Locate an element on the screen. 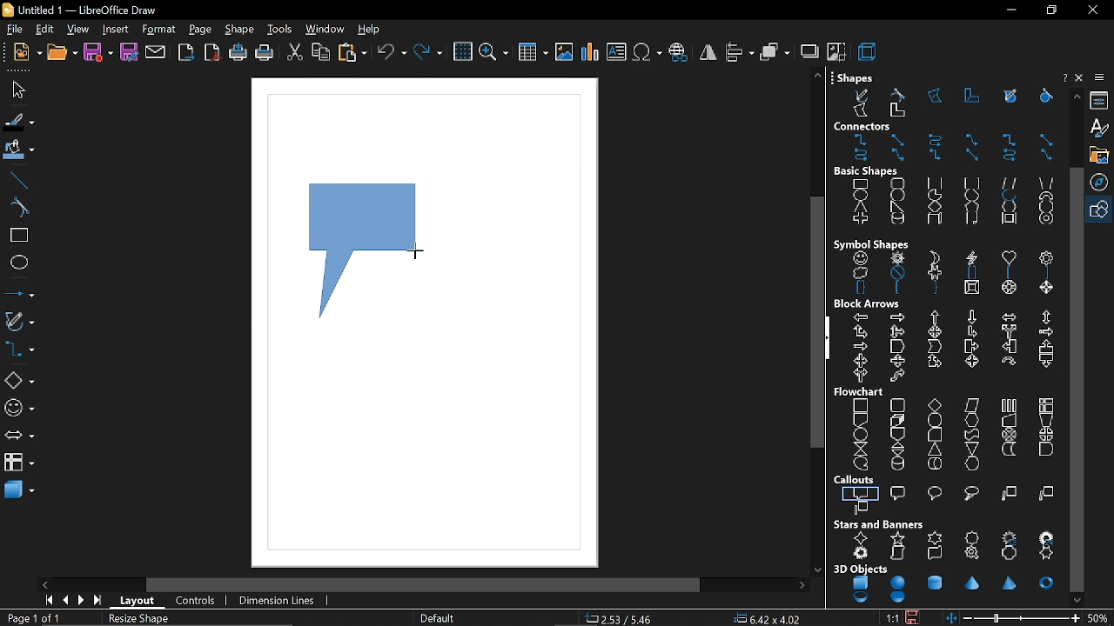 The height and width of the screenshot is (626, 1114). pentagon is located at coordinates (971, 207).